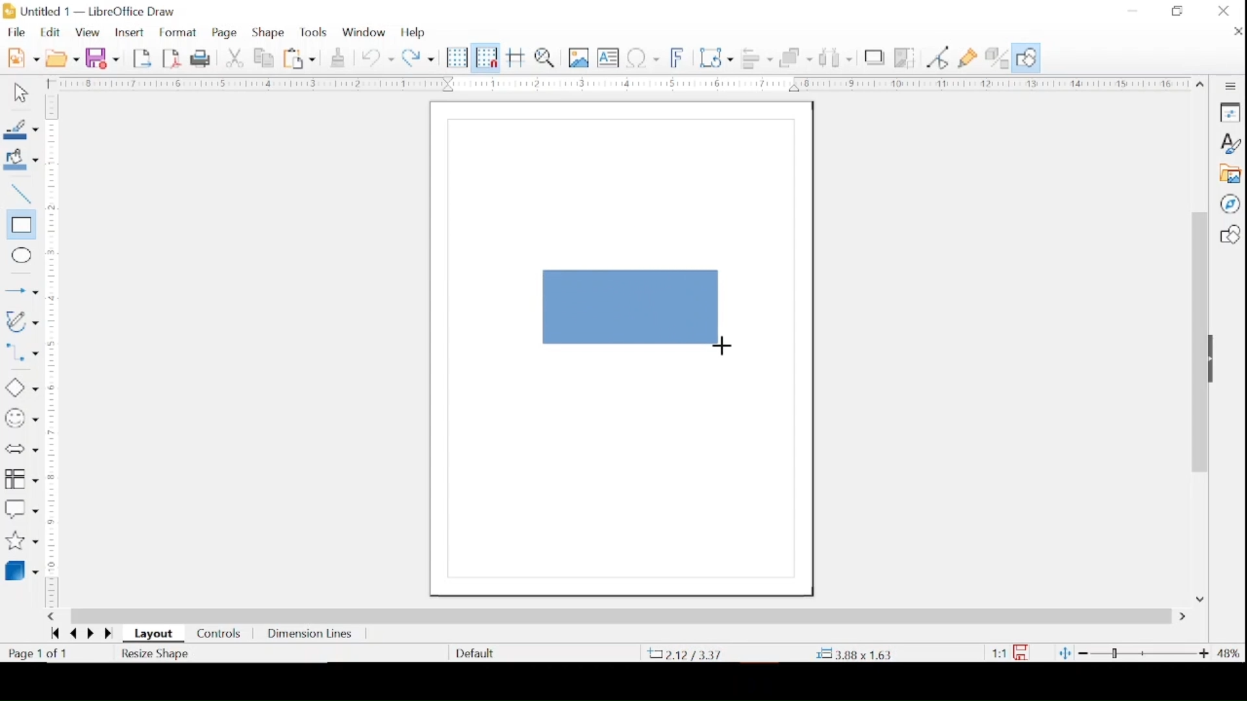 The image size is (1247, 701). I want to click on paste options, so click(300, 59).